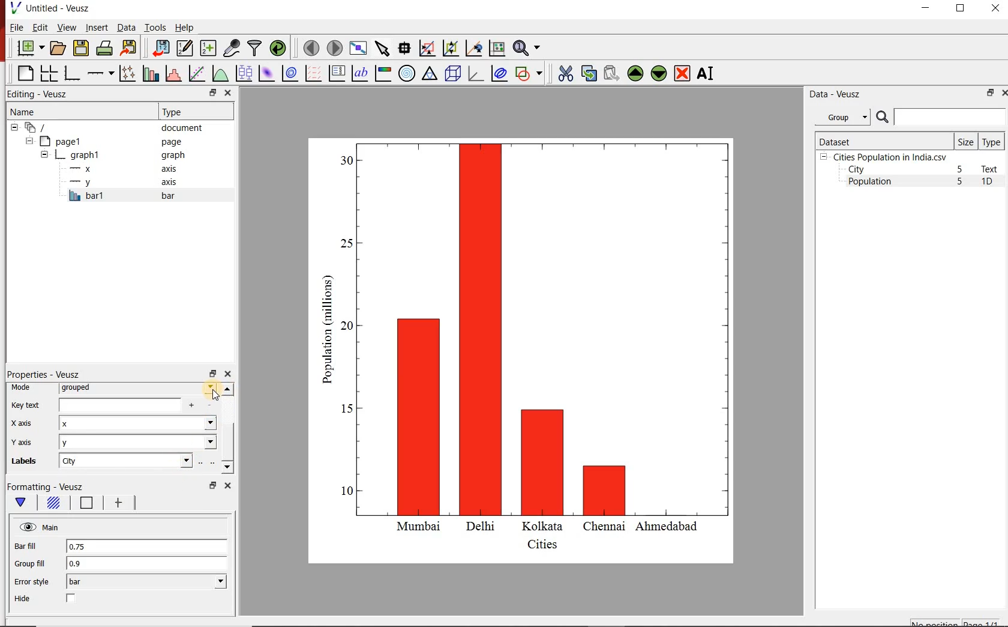  I want to click on search dataset, so click(941, 117).